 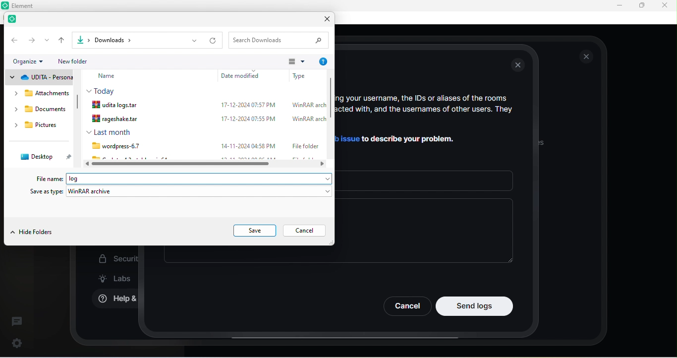 I want to click on drop down, so click(x=47, y=40).